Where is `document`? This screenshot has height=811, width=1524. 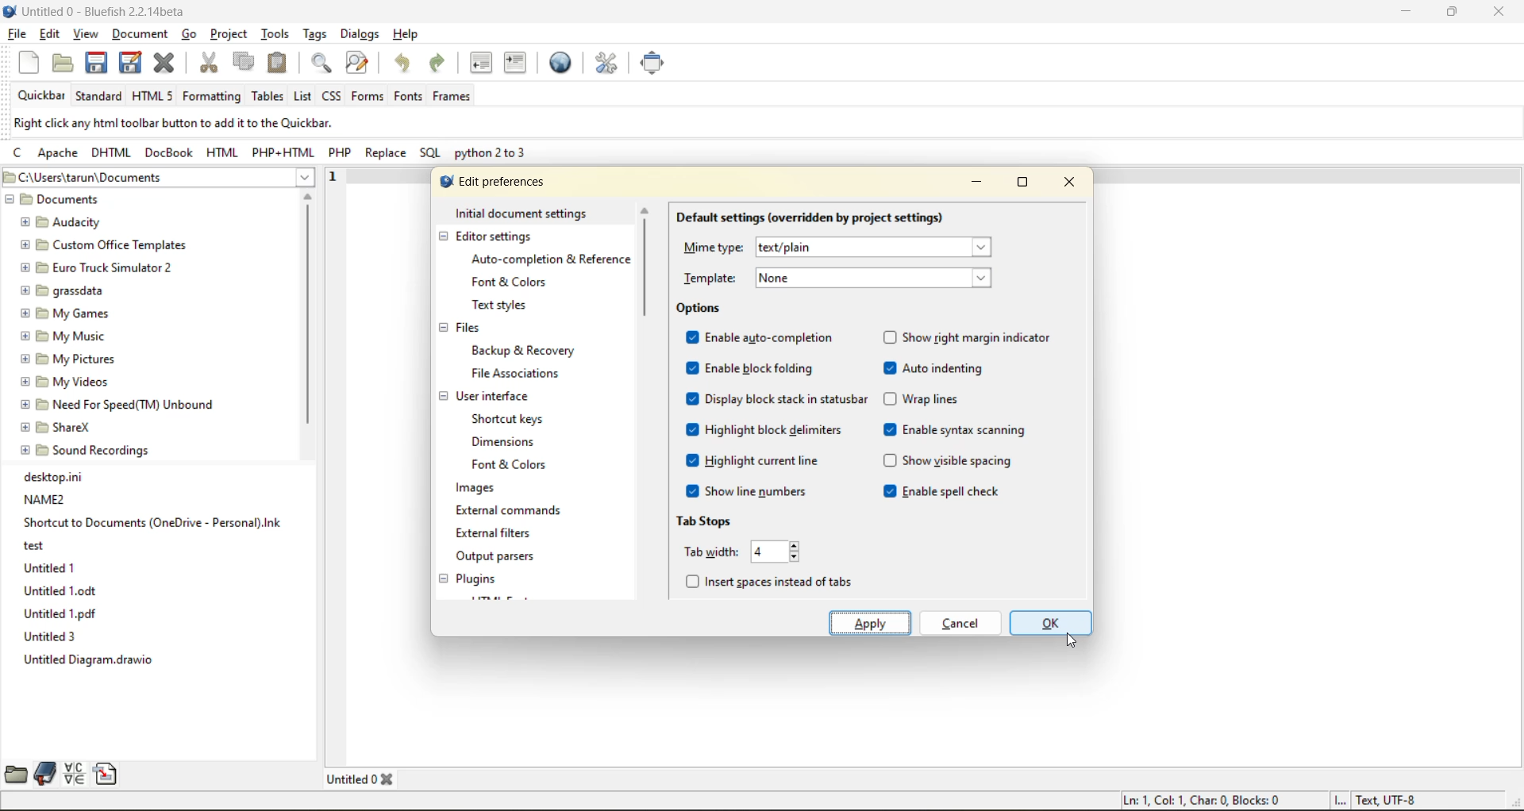 document is located at coordinates (142, 37).